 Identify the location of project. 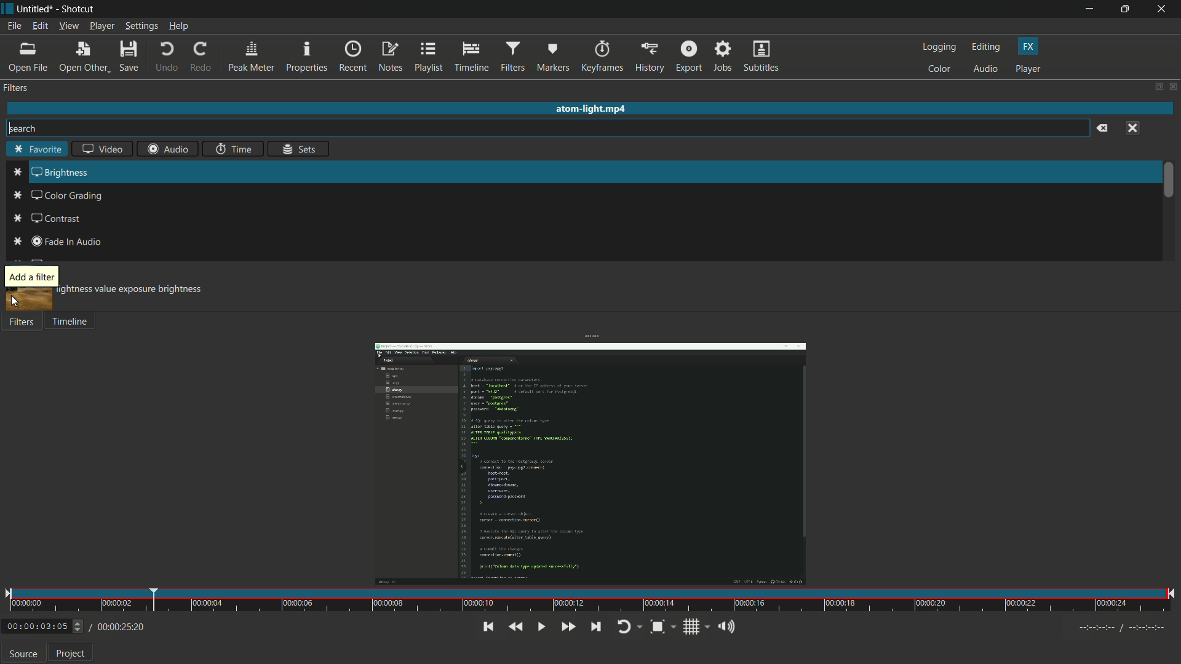
(71, 655).